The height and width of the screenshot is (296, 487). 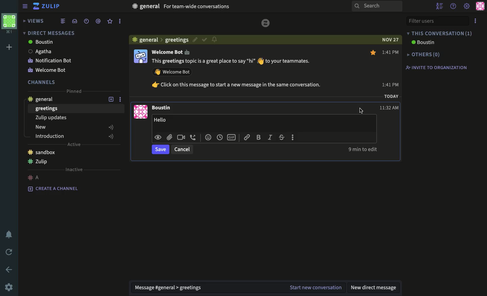 What do you see at coordinates (476, 21) in the screenshot?
I see `options` at bounding box center [476, 21].